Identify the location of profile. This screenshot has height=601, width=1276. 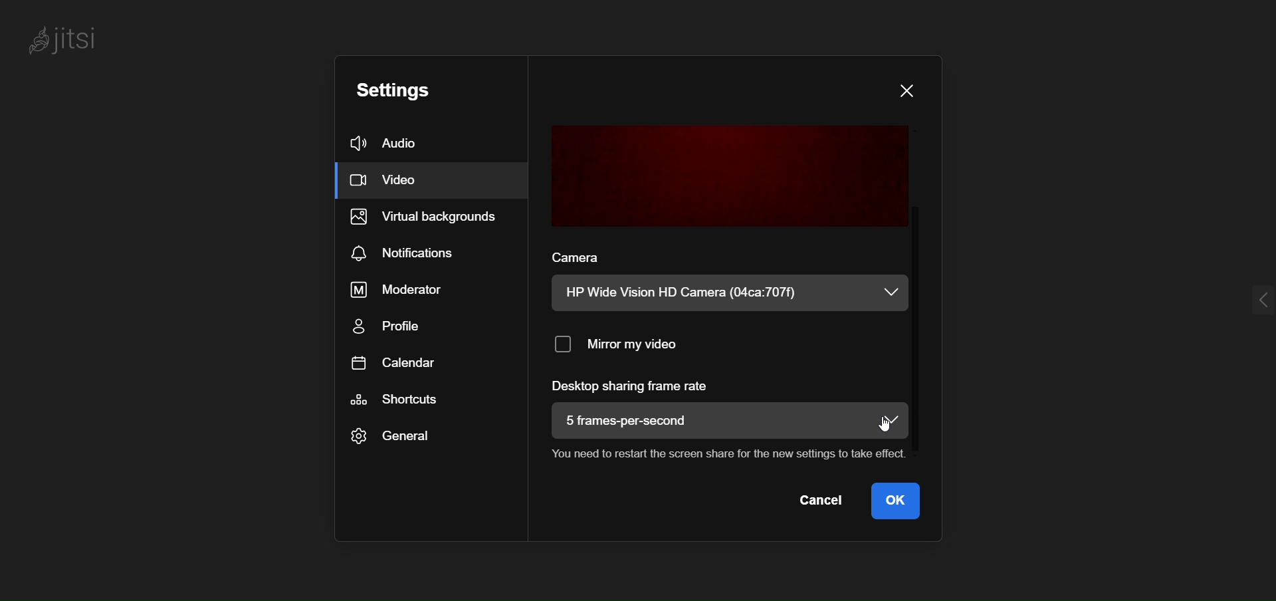
(396, 326).